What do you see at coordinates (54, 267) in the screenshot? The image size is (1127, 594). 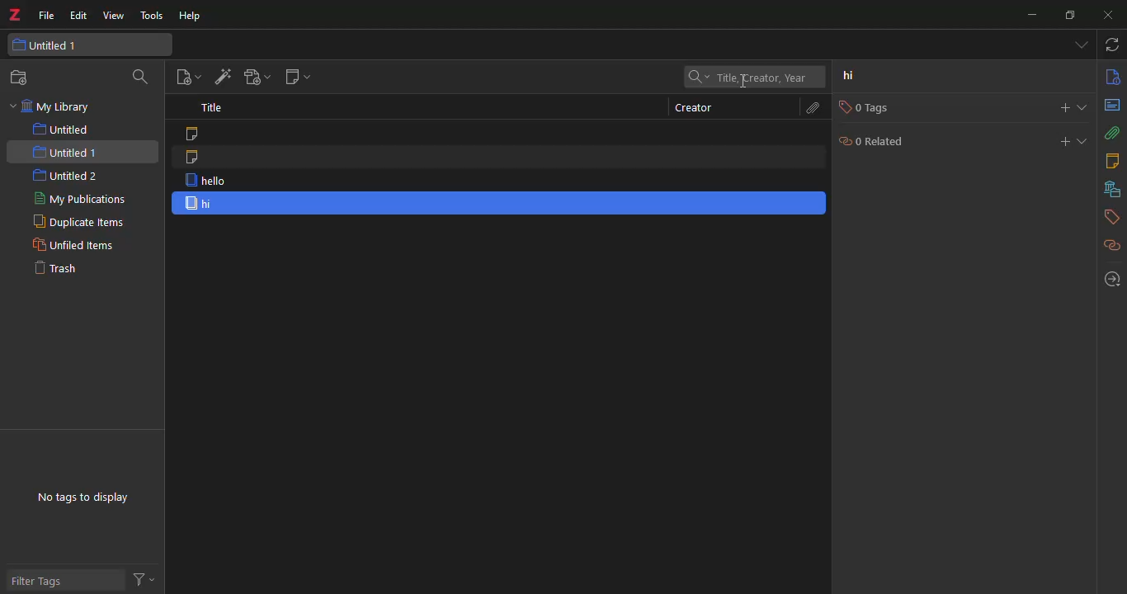 I see `trash` at bounding box center [54, 267].